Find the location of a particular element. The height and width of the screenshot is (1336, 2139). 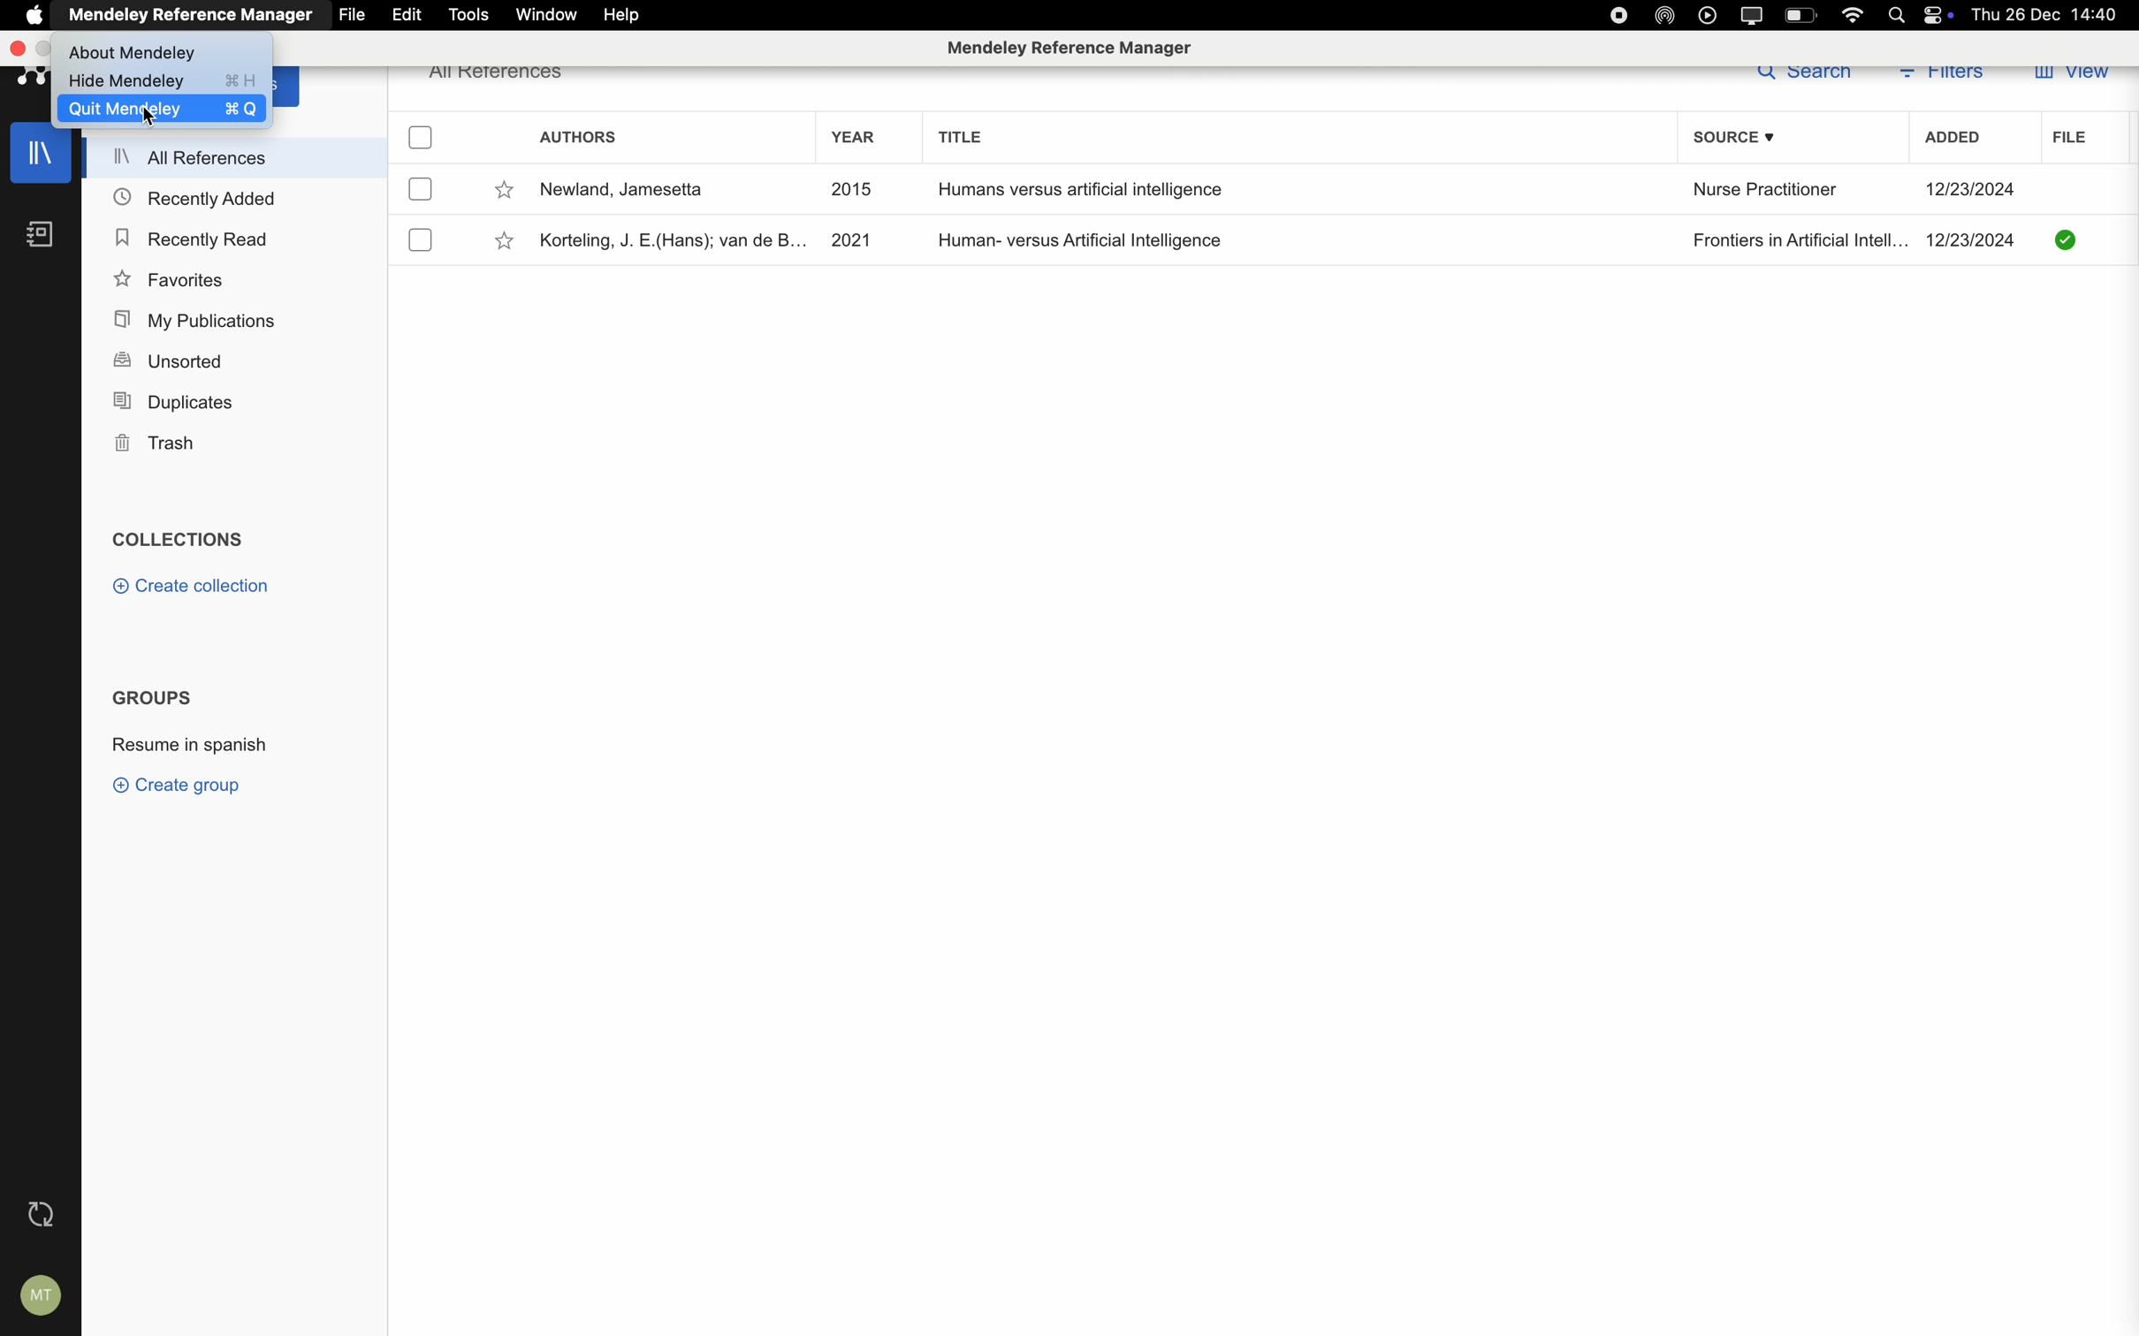

Nurse Practitioner is located at coordinates (1765, 191).